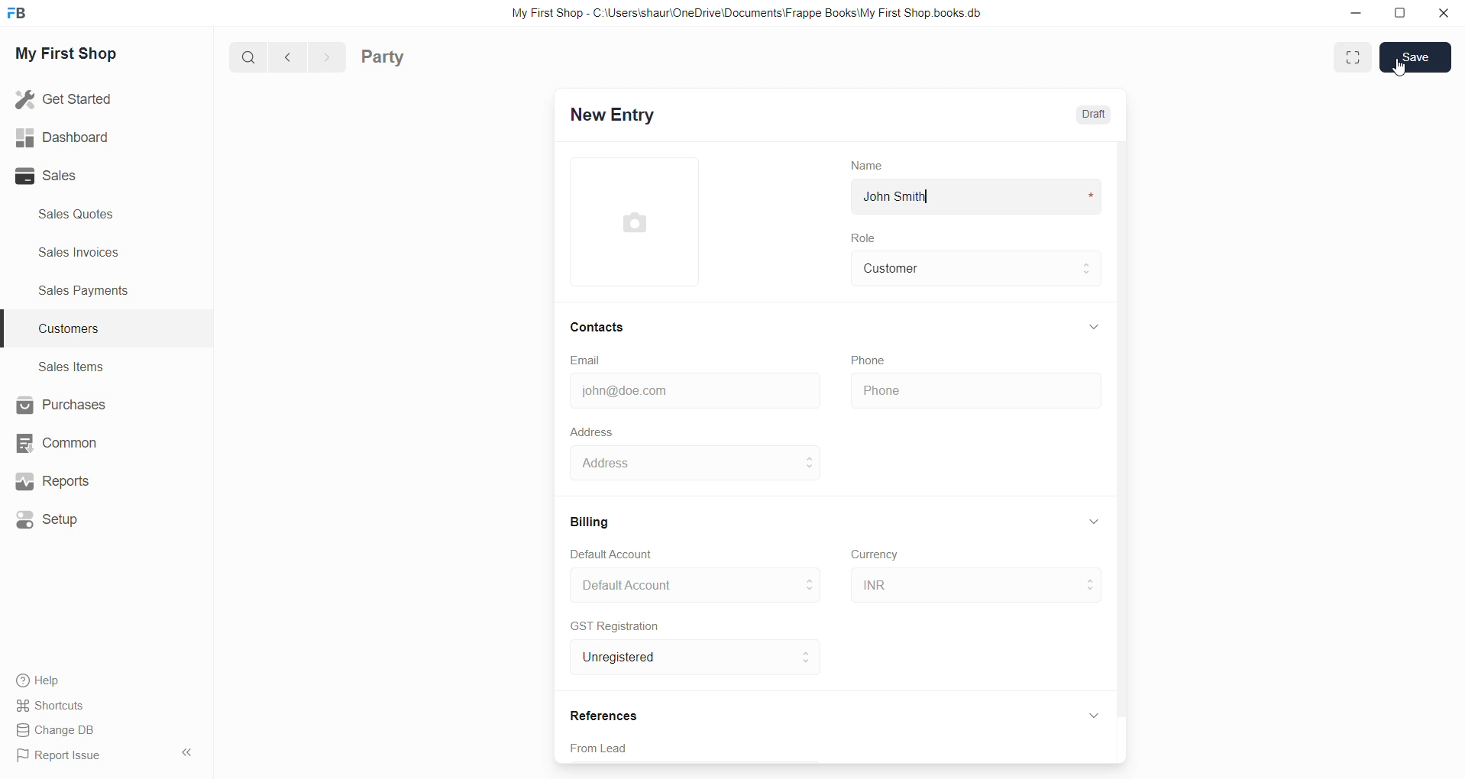 This screenshot has width=1465, height=779. Describe the element at coordinates (878, 556) in the screenshot. I see `Currency` at that location.